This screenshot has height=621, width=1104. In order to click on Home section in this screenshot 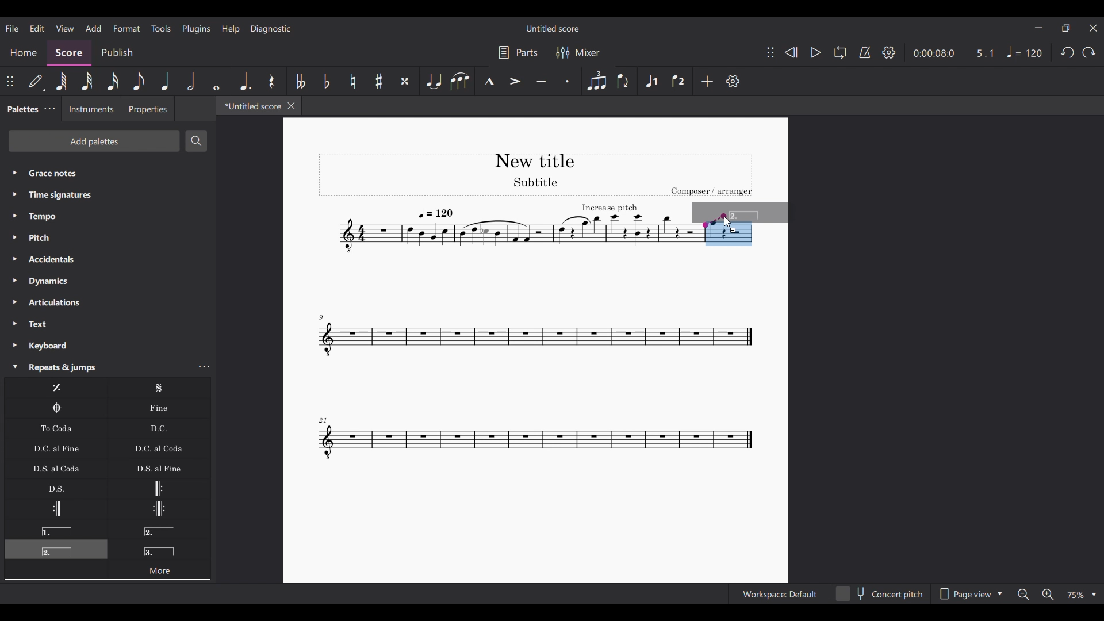, I will do `click(23, 52)`.